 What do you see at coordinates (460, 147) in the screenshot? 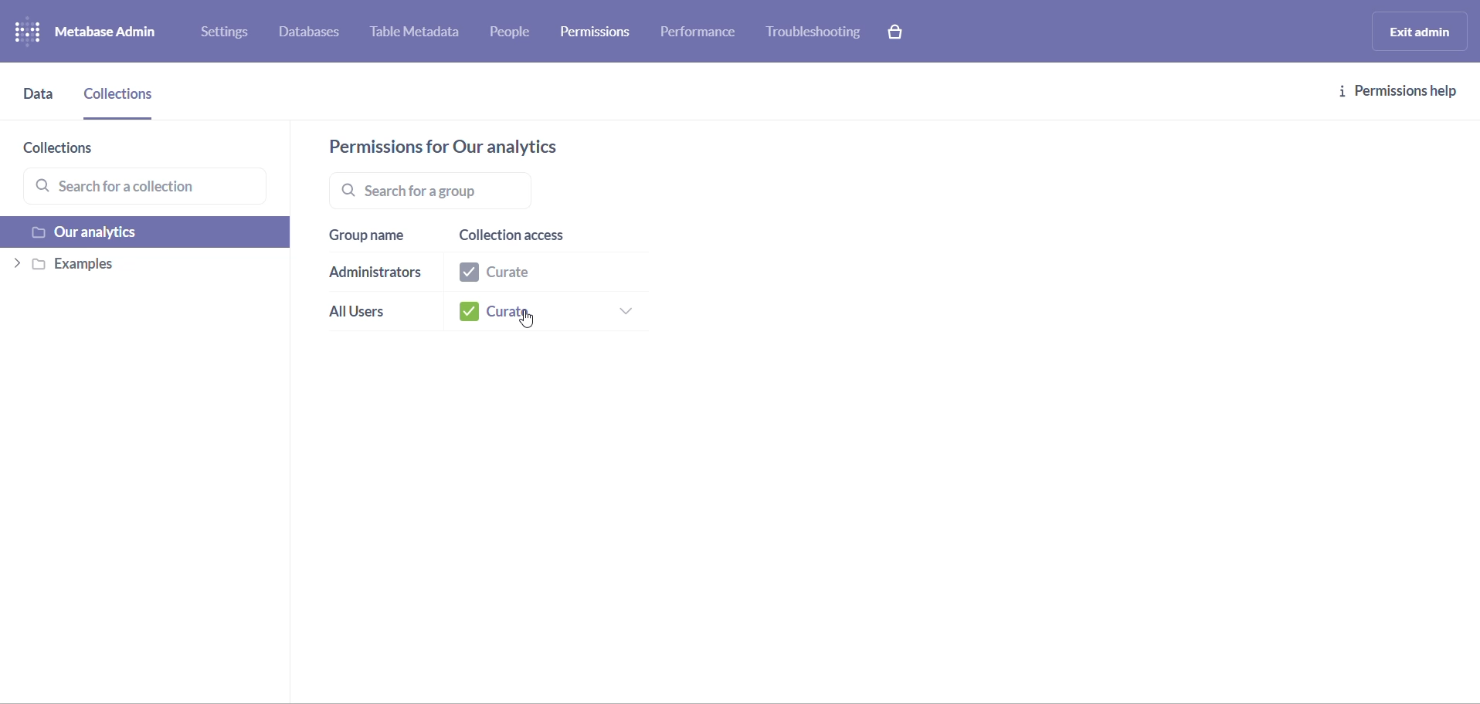
I see `permission heading` at bounding box center [460, 147].